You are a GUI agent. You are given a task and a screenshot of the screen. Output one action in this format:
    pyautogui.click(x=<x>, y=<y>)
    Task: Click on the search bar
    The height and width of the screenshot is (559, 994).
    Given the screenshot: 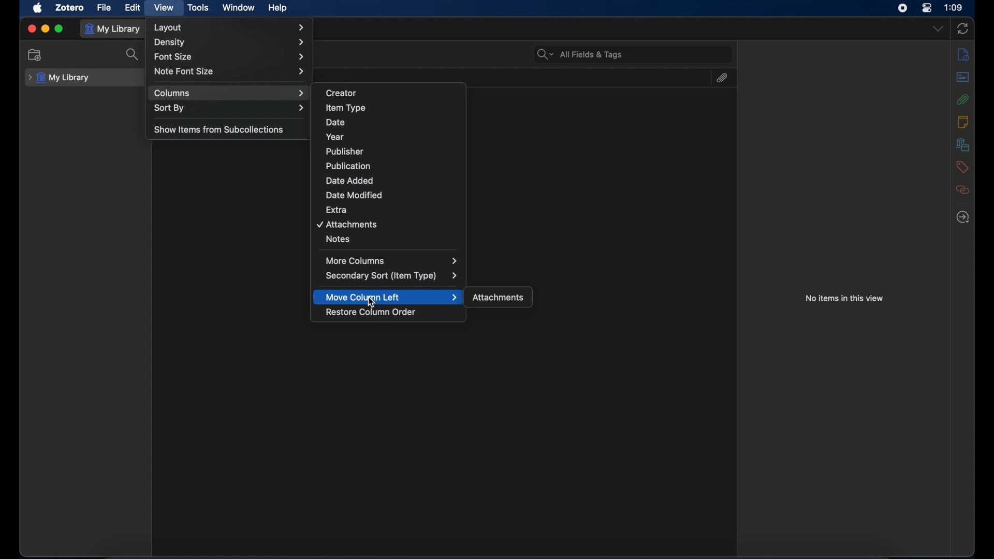 What is the action you would take?
    pyautogui.click(x=580, y=53)
    